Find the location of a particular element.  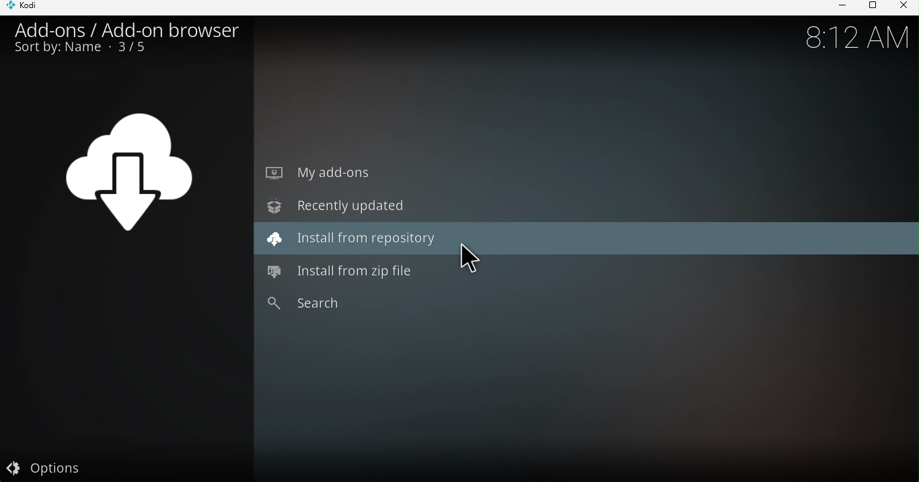

Close is located at coordinates (903, 7).